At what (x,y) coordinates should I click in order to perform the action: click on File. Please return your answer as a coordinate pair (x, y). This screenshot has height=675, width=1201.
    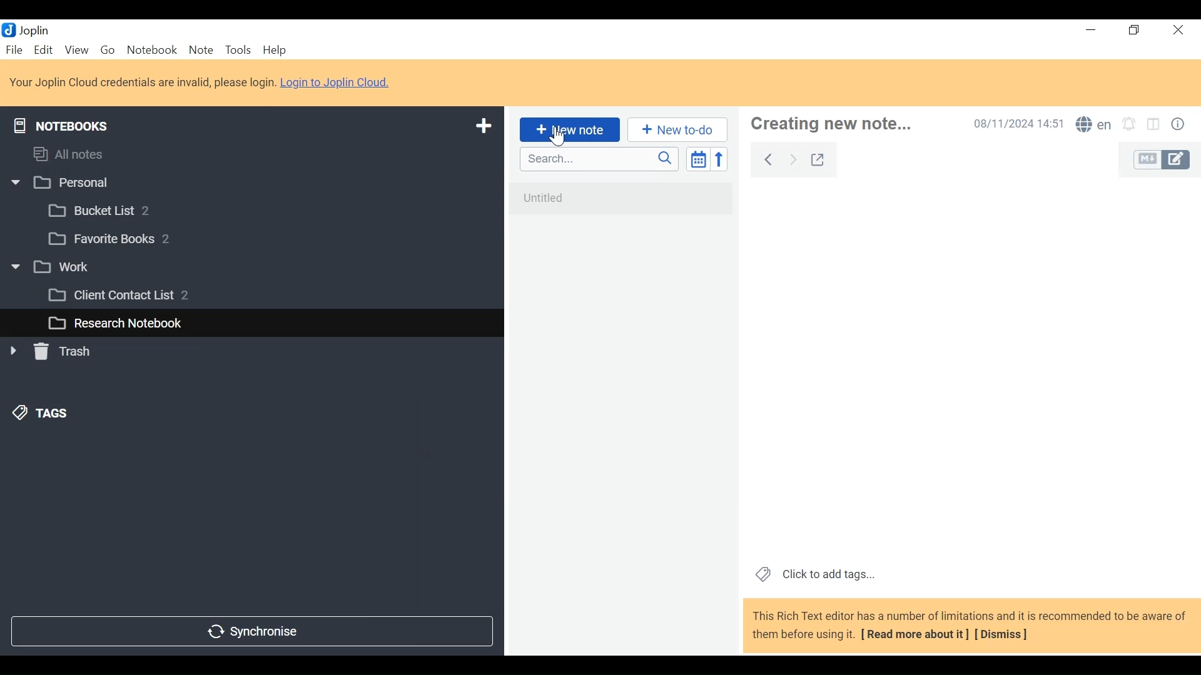
    Looking at the image, I should click on (16, 49).